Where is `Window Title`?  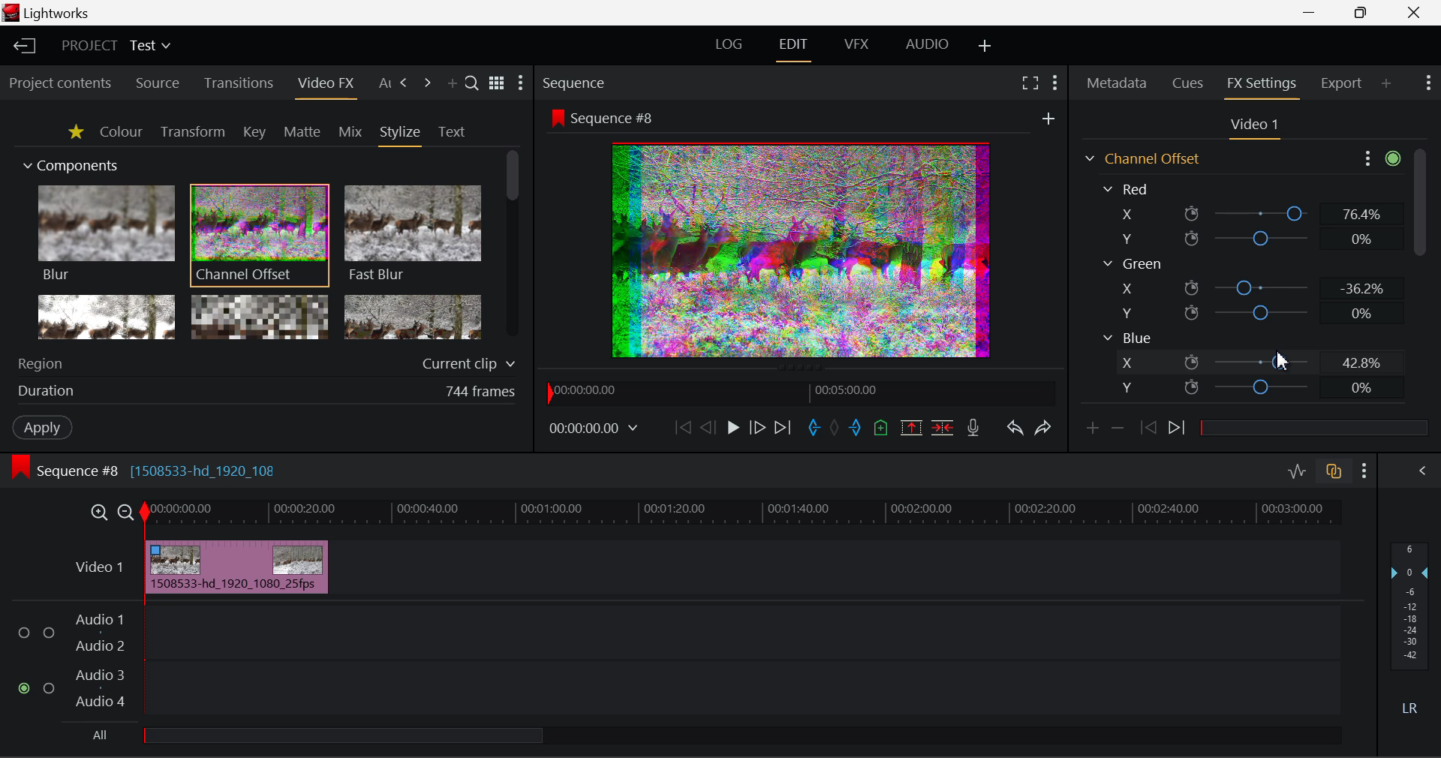
Window Title is located at coordinates (57, 14).